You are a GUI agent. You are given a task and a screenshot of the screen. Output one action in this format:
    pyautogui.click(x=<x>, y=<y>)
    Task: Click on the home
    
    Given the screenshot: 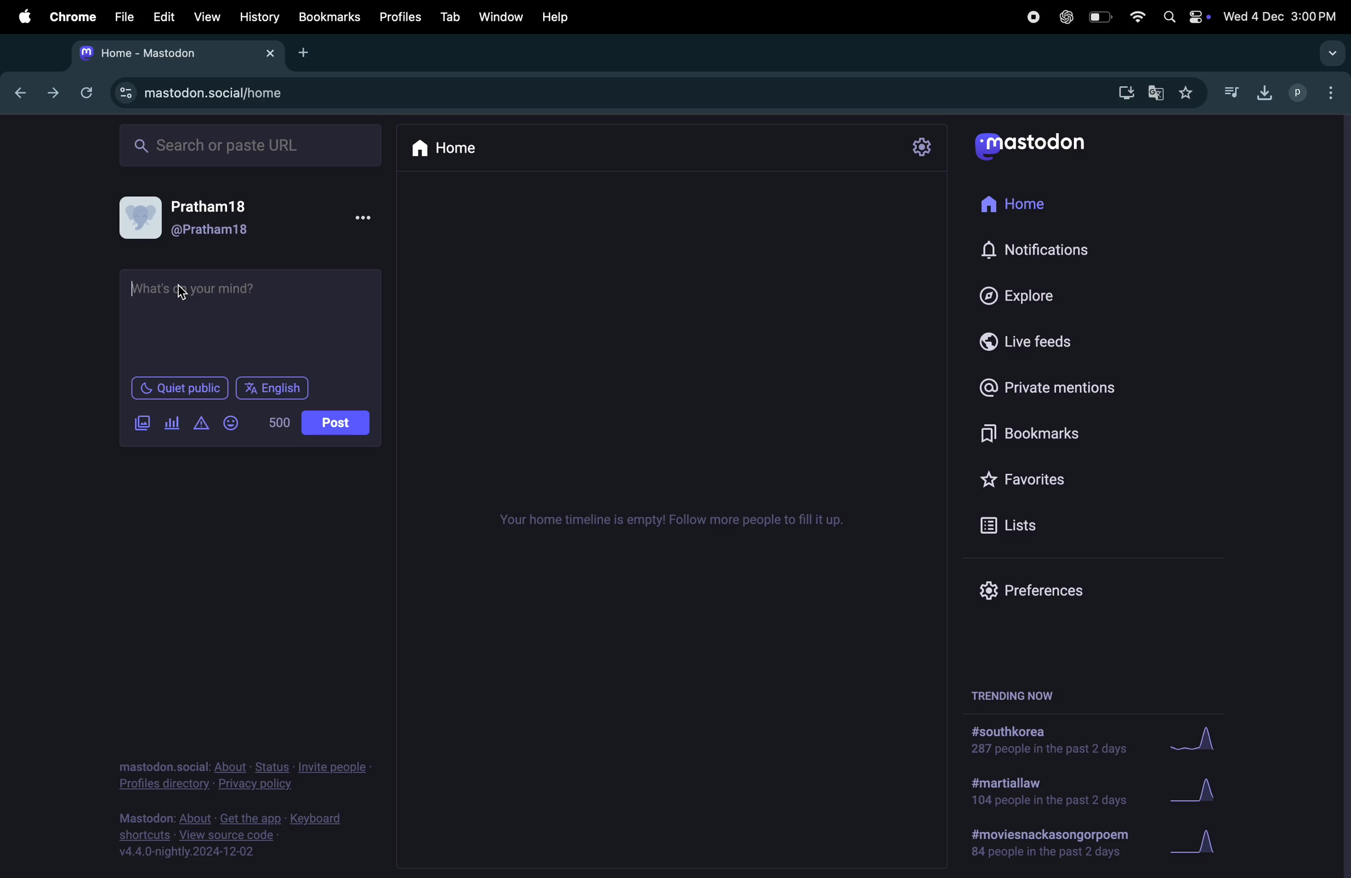 What is the action you would take?
    pyautogui.click(x=448, y=149)
    